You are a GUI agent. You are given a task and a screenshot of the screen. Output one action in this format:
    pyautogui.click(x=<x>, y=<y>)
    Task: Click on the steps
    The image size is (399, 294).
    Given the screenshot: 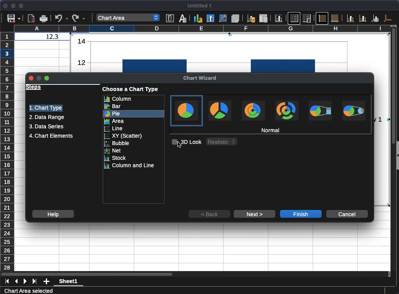 What is the action you would take?
    pyautogui.click(x=34, y=87)
    